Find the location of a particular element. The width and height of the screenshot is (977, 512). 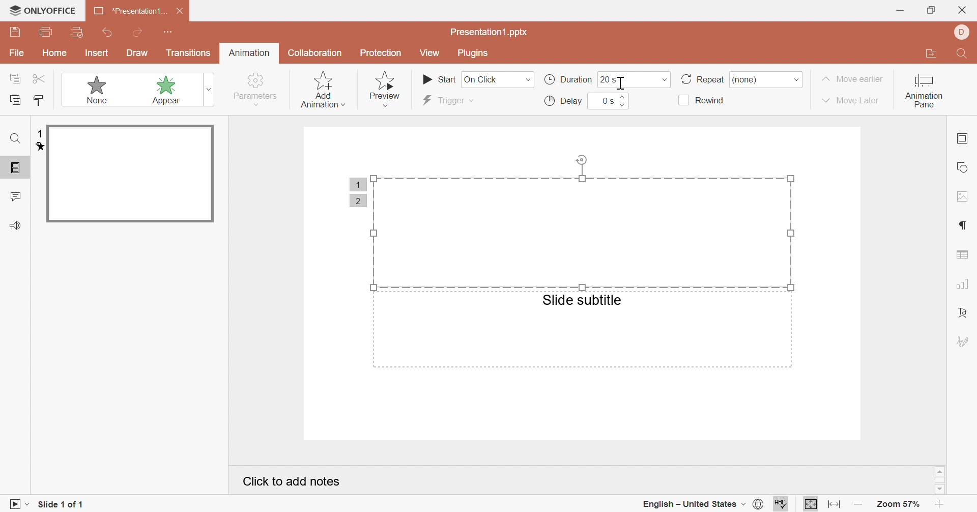

zoom out is located at coordinates (859, 505).